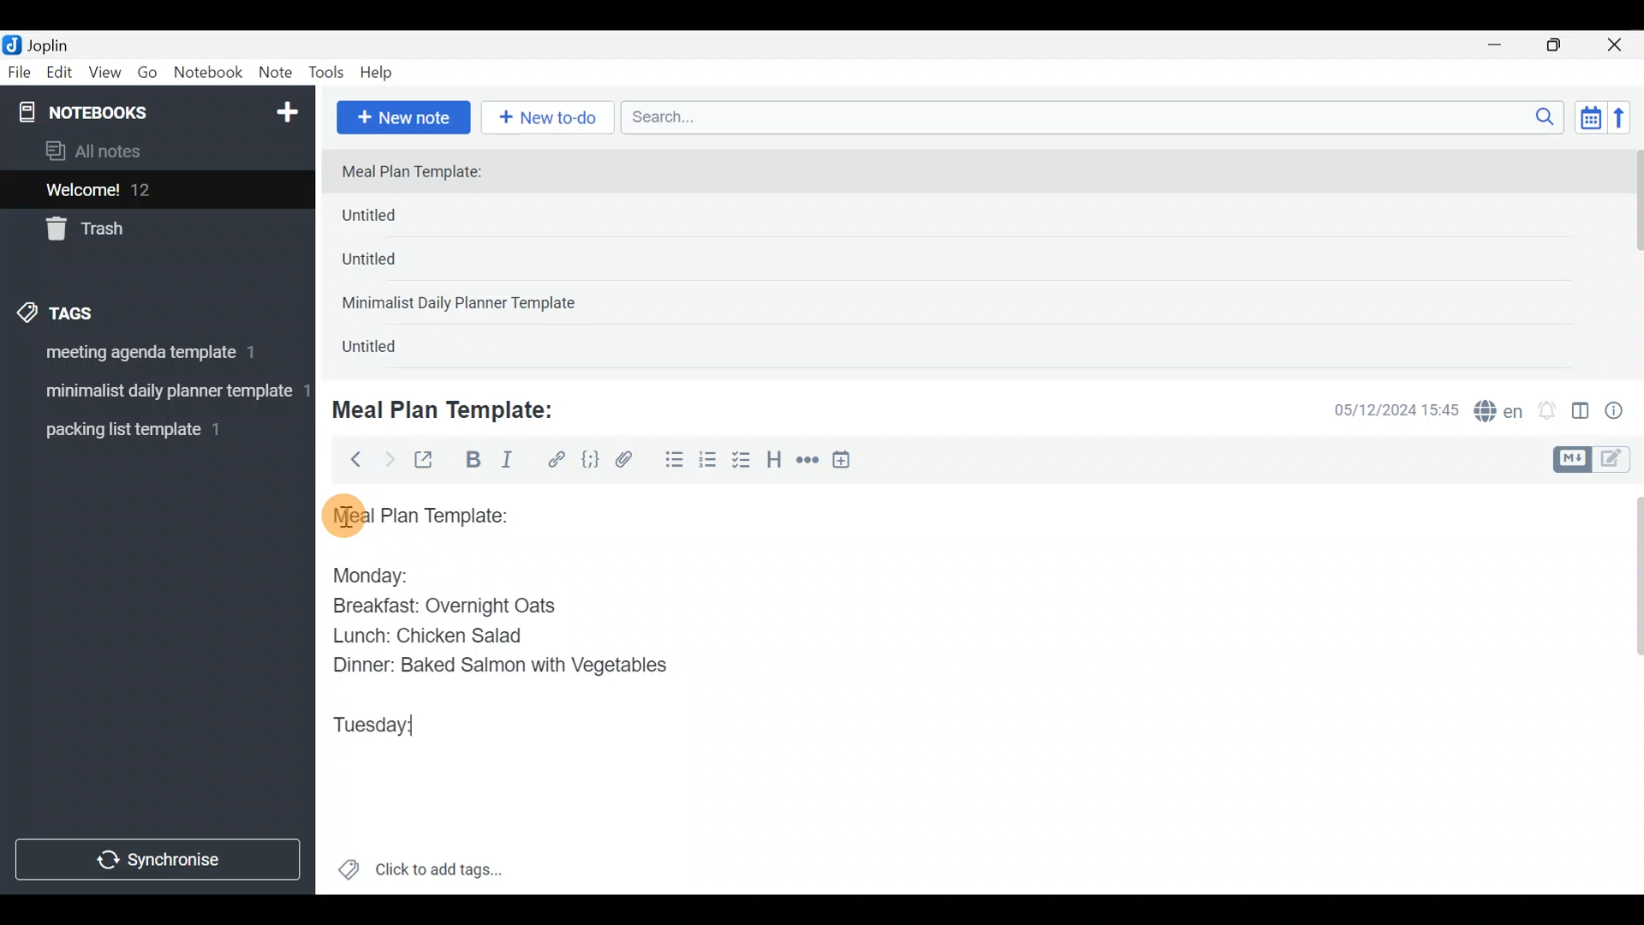 The height and width of the screenshot is (925, 1644). Describe the element at coordinates (392, 265) in the screenshot. I see `Untitled` at that location.